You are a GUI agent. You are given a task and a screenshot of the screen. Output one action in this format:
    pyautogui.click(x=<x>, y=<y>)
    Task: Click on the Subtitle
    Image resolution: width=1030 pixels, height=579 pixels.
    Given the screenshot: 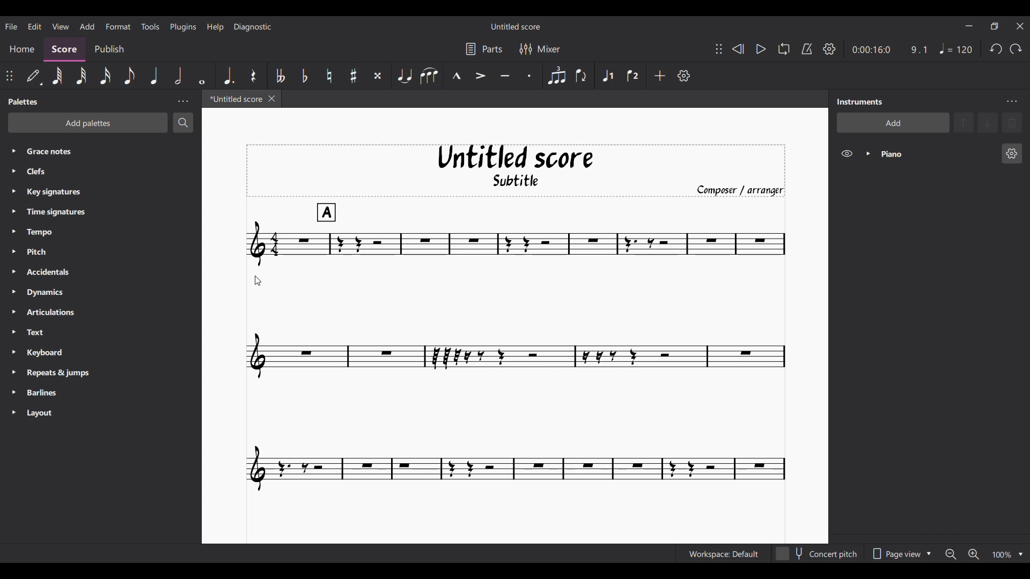 What is the action you would take?
    pyautogui.click(x=527, y=180)
    